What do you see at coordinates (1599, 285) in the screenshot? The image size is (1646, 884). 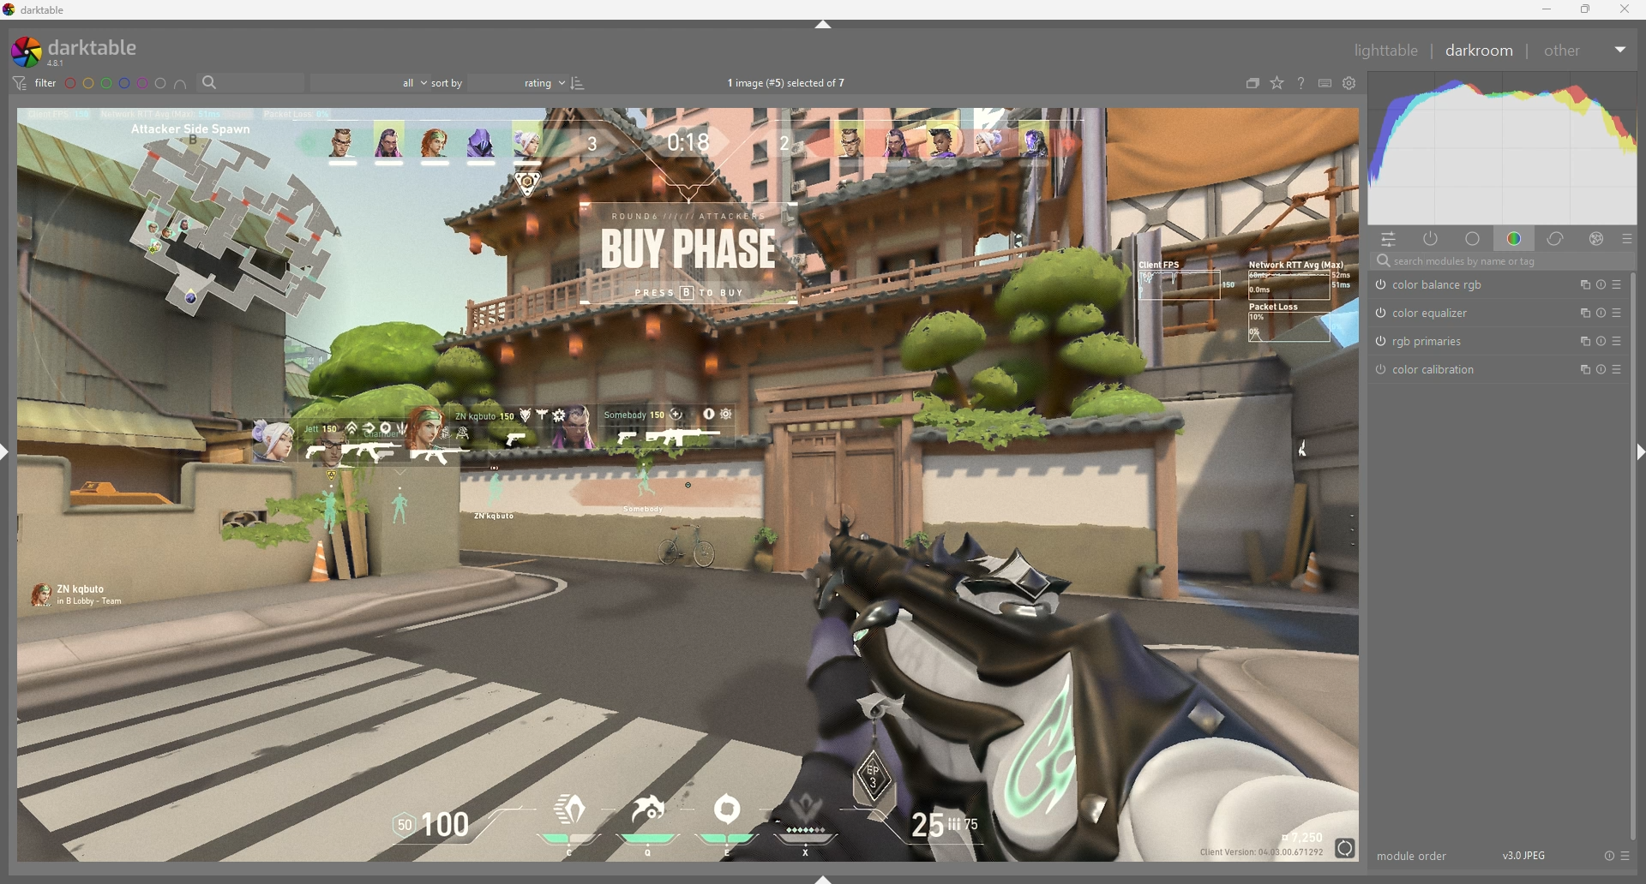 I see `reset` at bounding box center [1599, 285].